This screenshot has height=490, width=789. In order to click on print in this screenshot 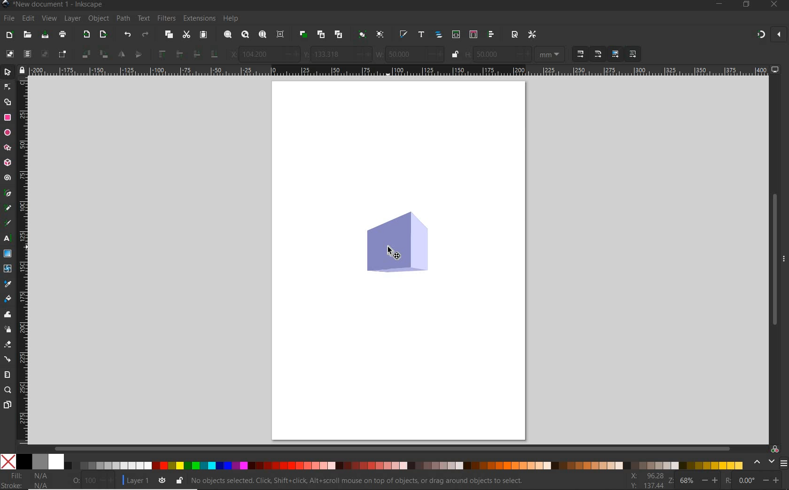, I will do `click(63, 35)`.